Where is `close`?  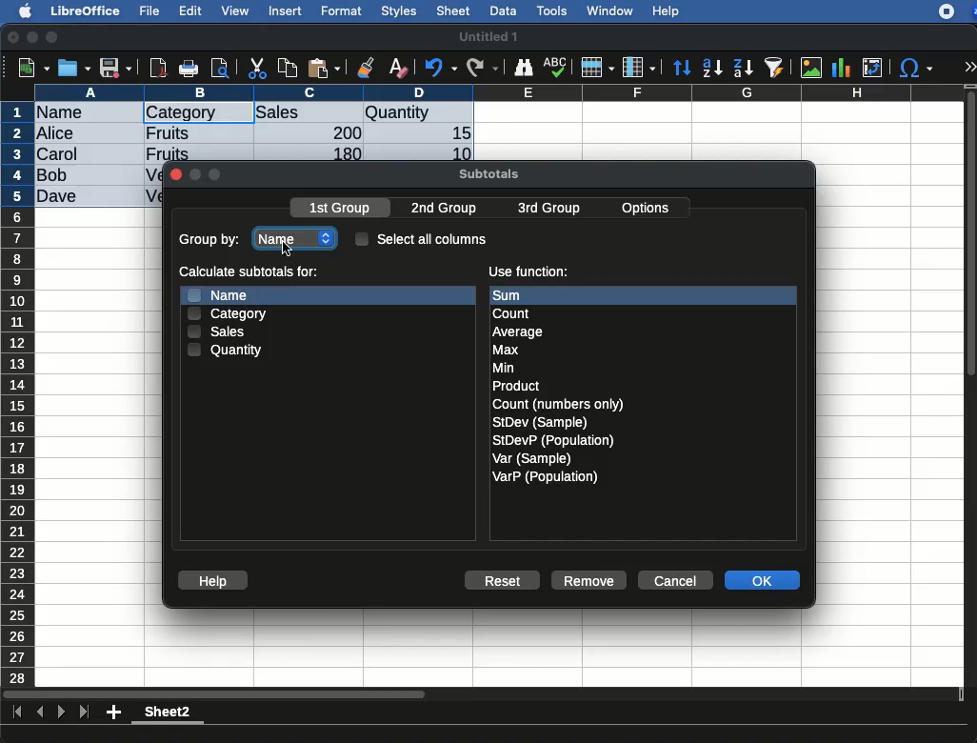
close is located at coordinates (175, 176).